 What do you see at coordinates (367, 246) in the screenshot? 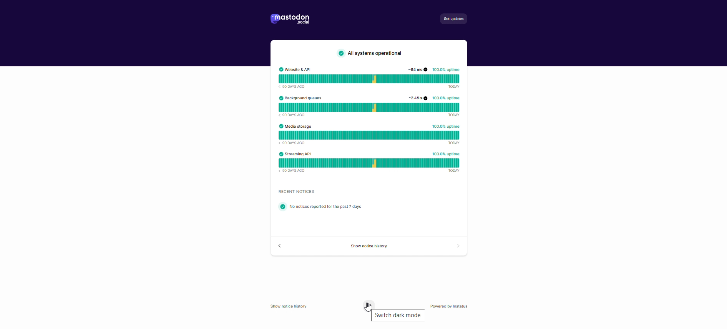
I see `show source code` at bounding box center [367, 246].